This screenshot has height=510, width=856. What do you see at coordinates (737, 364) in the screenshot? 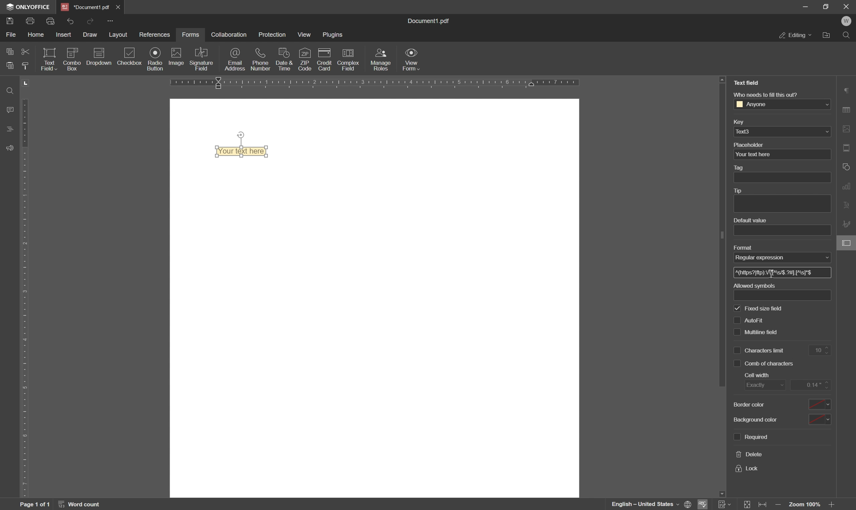
I see `check box` at bounding box center [737, 364].